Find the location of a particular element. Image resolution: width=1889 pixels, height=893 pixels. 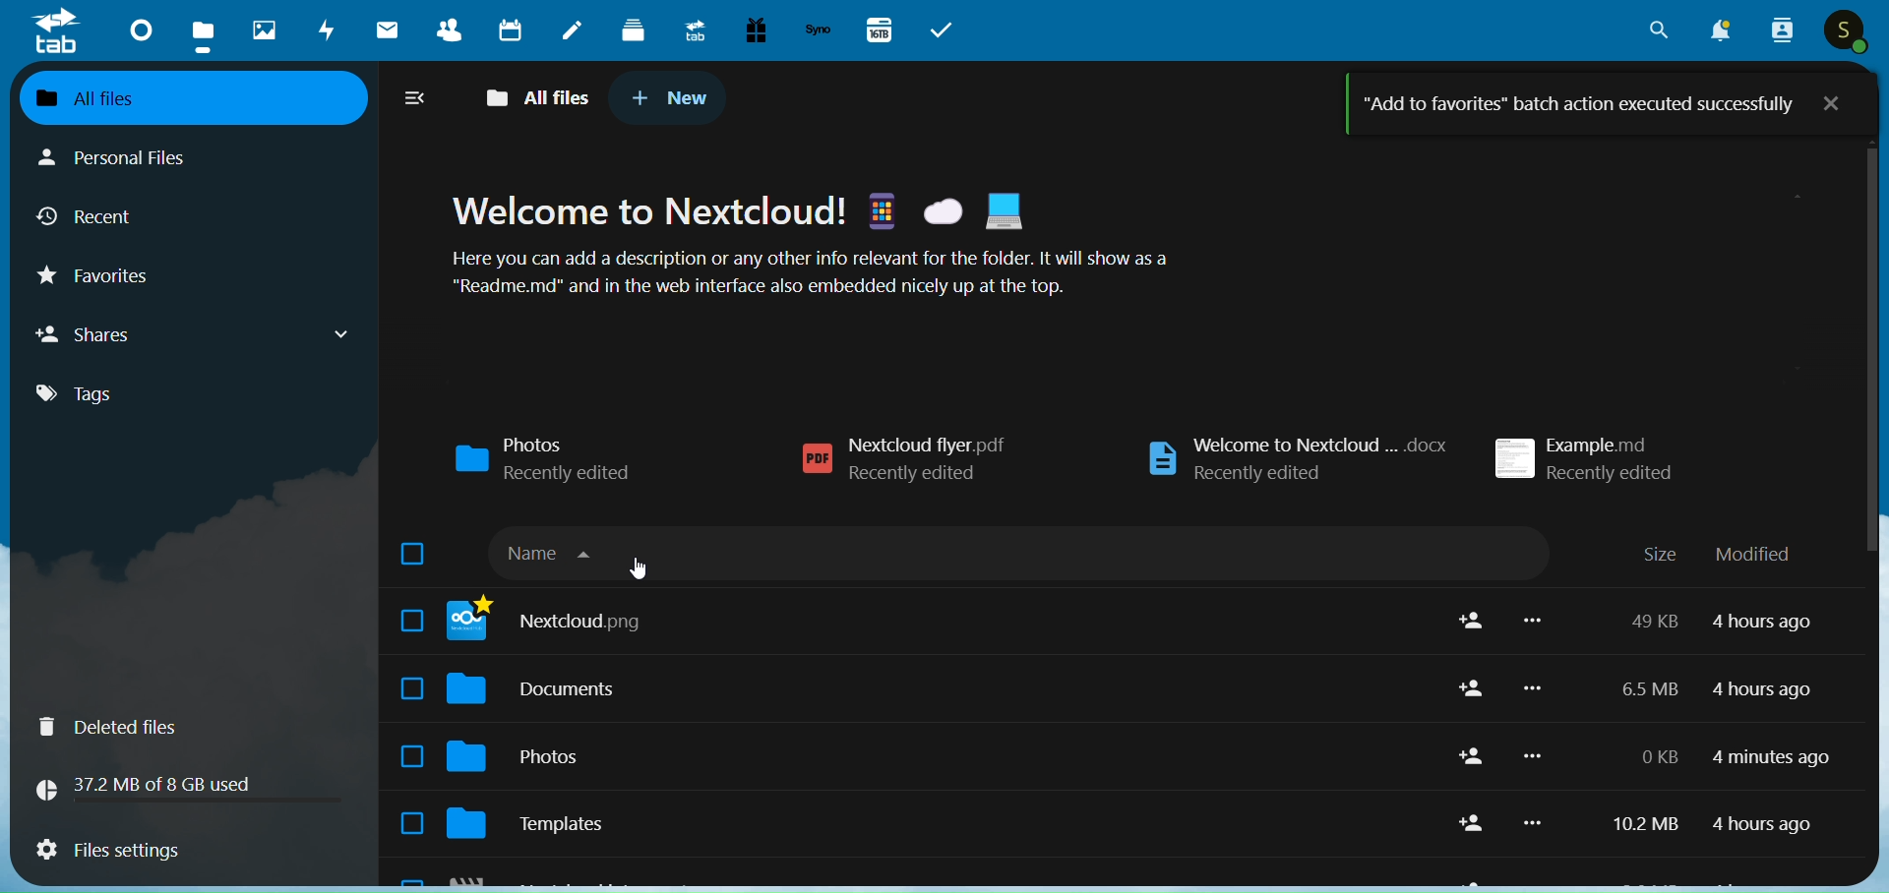

More is located at coordinates (1533, 822).